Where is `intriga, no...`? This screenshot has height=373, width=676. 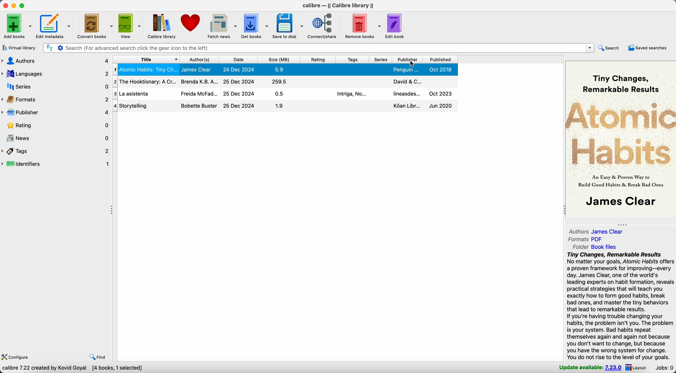
intriga, no... is located at coordinates (350, 94).